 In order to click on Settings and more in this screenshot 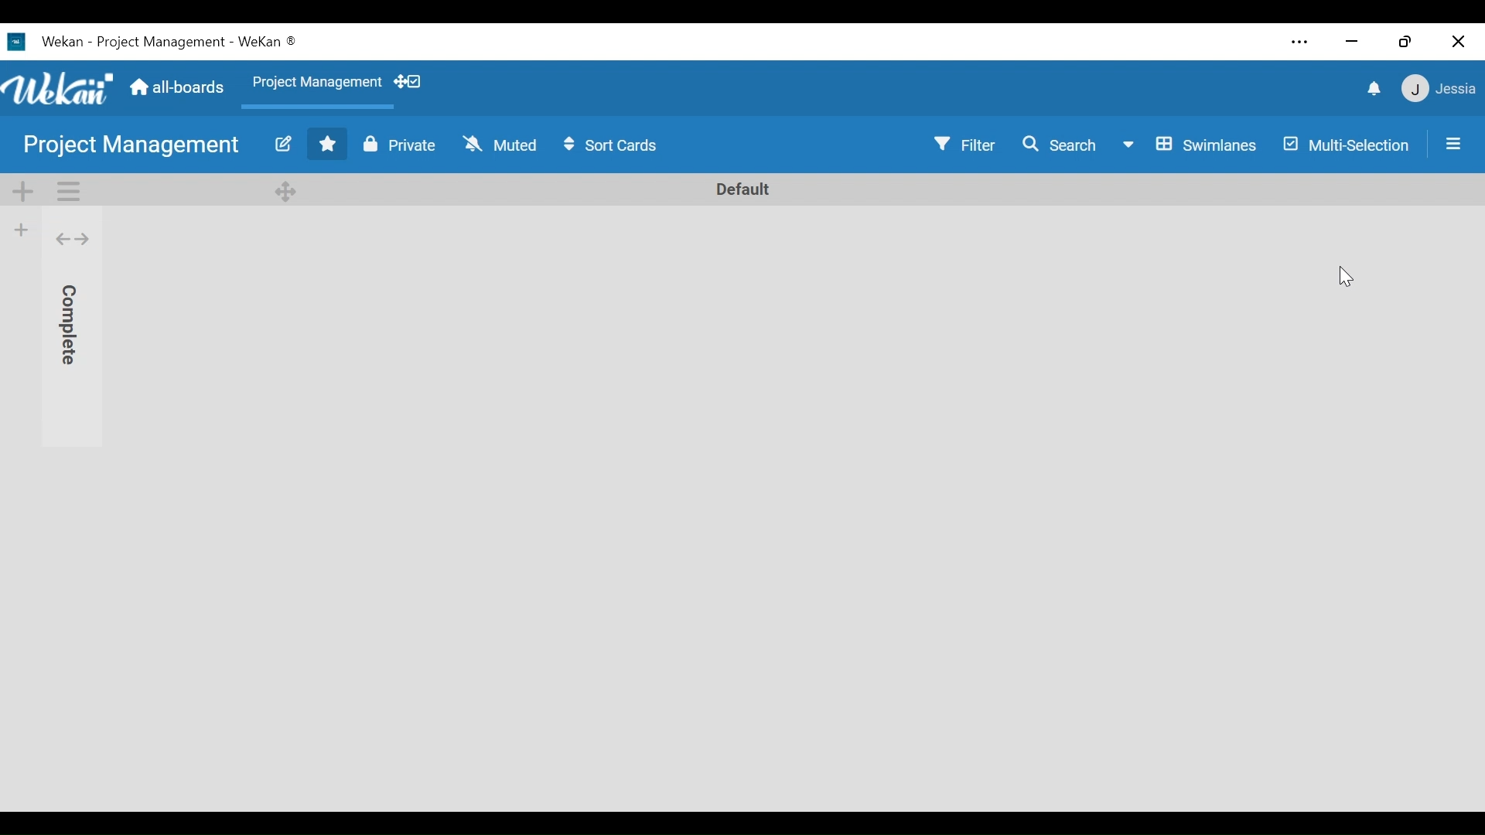, I will do `click(1299, 42)`.